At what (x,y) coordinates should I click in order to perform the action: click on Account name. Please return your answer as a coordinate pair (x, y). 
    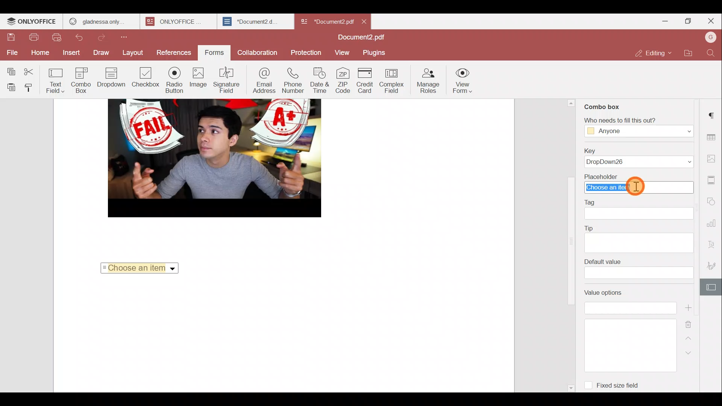
    Looking at the image, I should click on (708, 39).